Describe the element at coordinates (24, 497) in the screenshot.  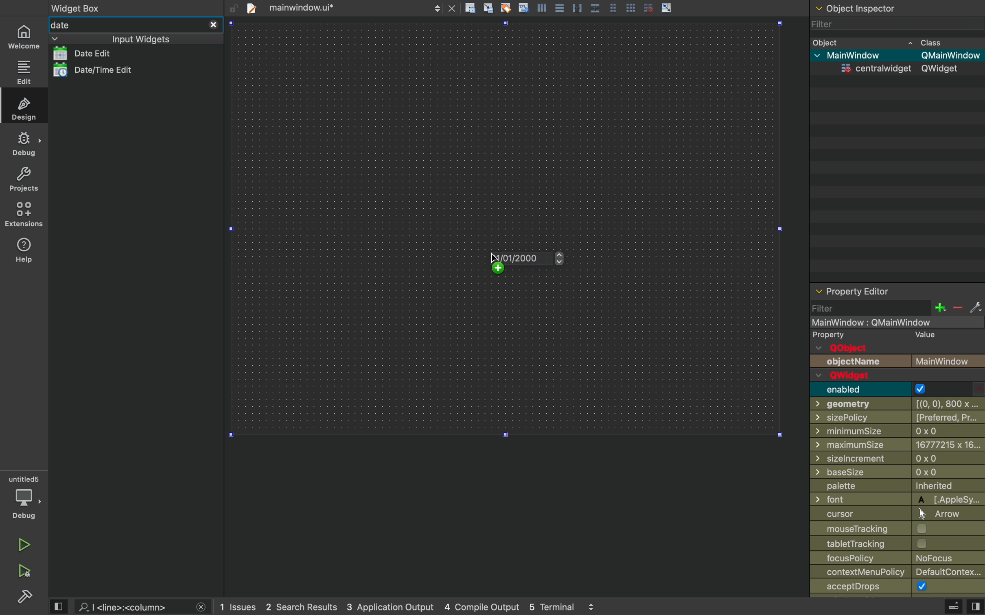
I see `debug` at that location.